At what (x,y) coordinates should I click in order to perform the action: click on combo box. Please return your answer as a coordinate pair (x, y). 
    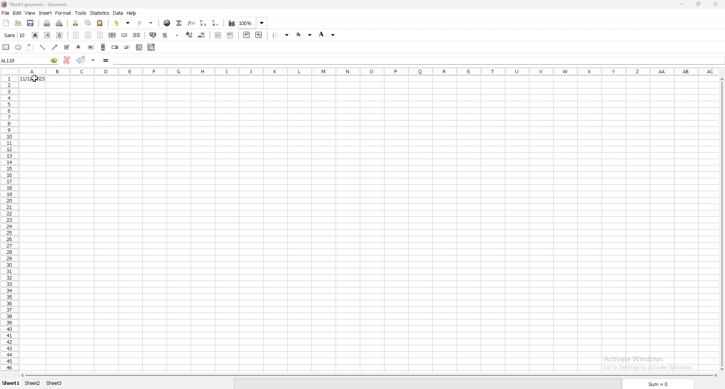
    Looking at the image, I should click on (152, 47).